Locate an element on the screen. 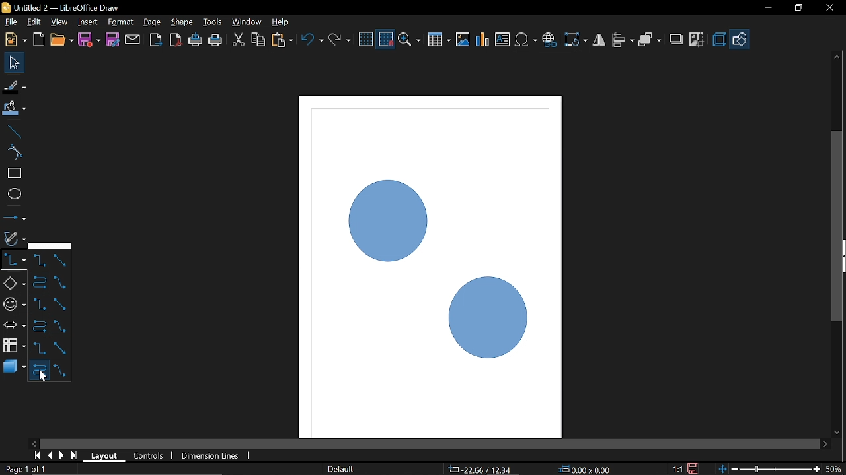 The image size is (846, 475). Rotate is located at coordinates (576, 38).